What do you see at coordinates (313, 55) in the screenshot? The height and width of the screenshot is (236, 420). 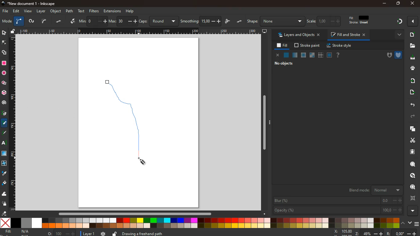 I see `glass` at bounding box center [313, 55].